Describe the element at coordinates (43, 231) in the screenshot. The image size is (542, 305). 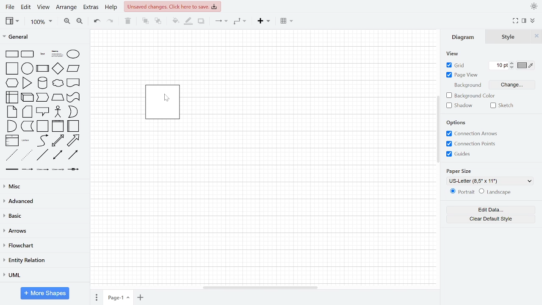
I see `arrows` at that location.